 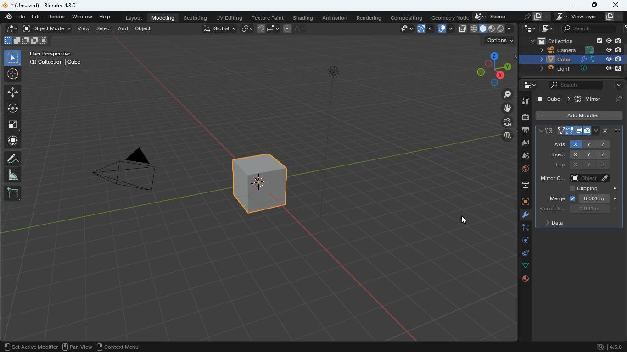 What do you see at coordinates (551, 178) in the screenshot?
I see `Mirror ` at bounding box center [551, 178].